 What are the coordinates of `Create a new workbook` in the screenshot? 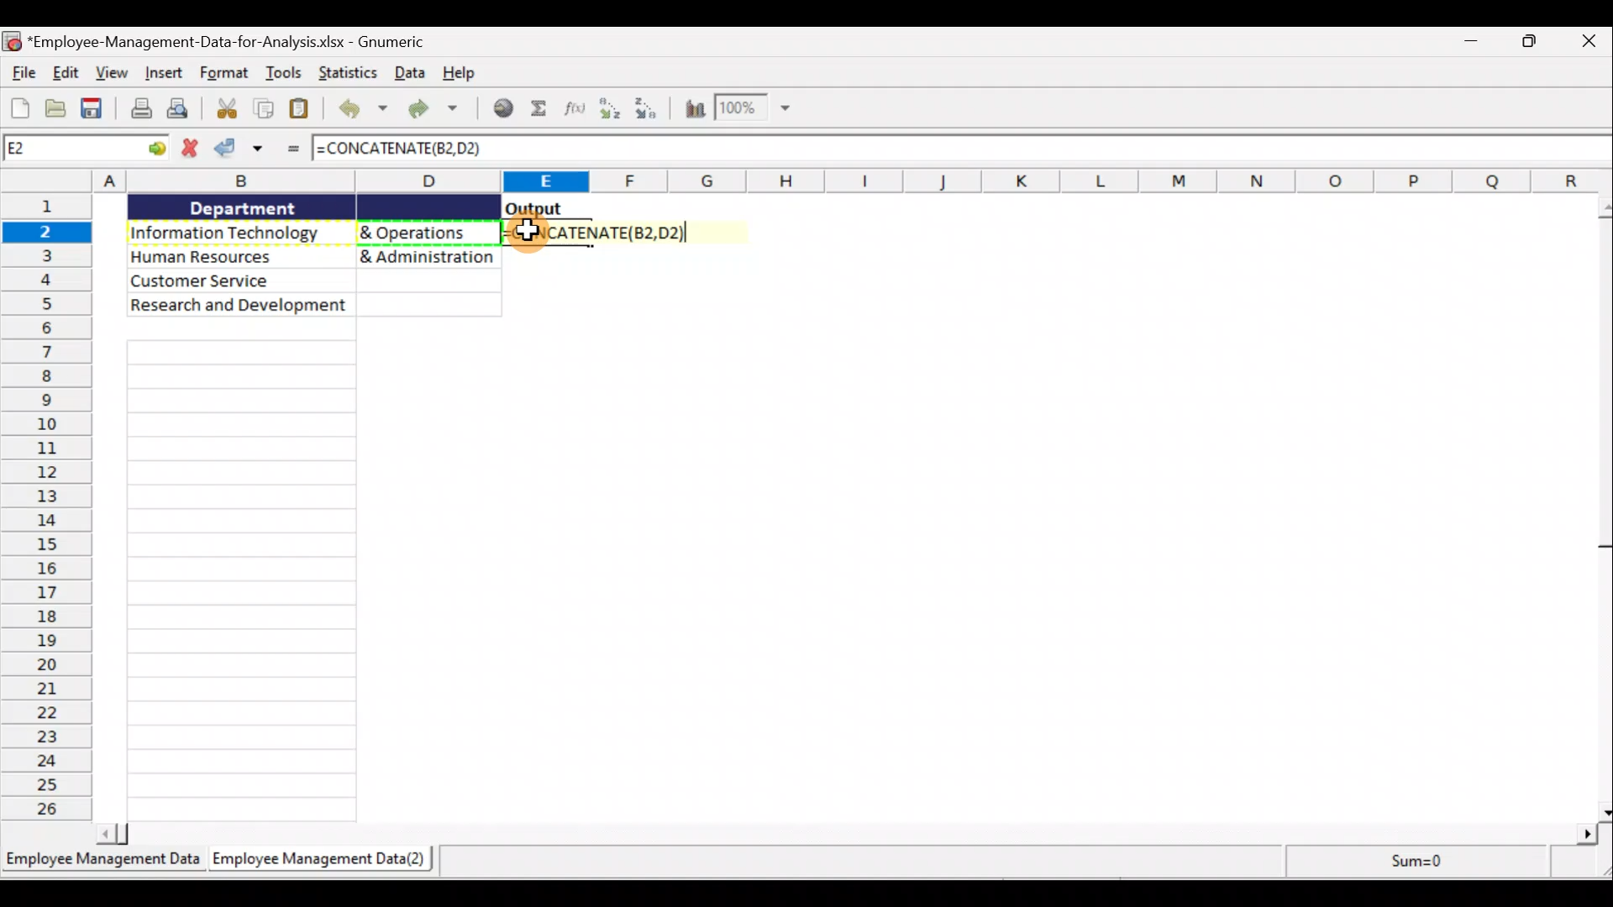 It's located at (19, 106).